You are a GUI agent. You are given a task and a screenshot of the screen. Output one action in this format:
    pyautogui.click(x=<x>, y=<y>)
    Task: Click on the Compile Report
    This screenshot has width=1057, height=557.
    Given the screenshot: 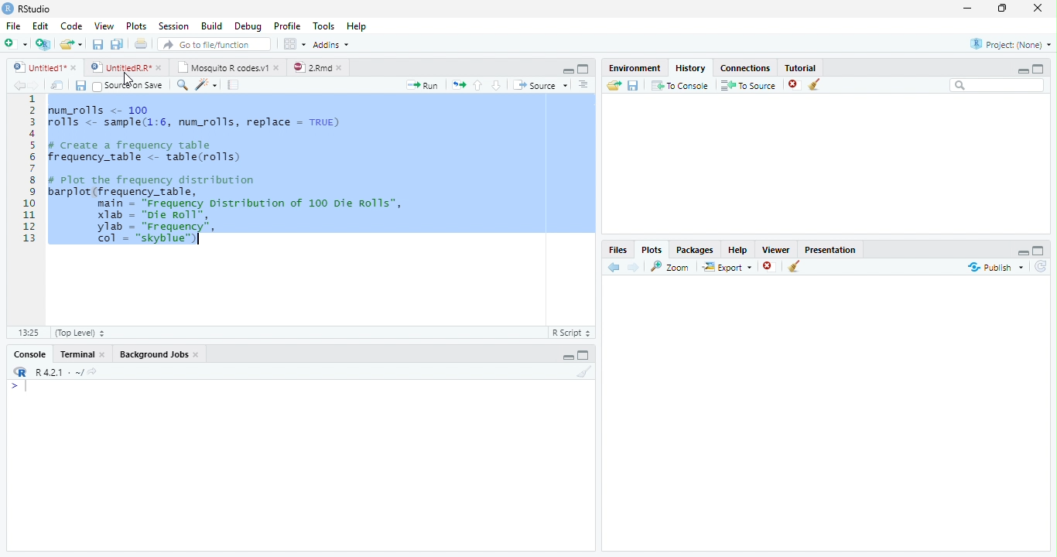 What is the action you would take?
    pyautogui.click(x=234, y=84)
    